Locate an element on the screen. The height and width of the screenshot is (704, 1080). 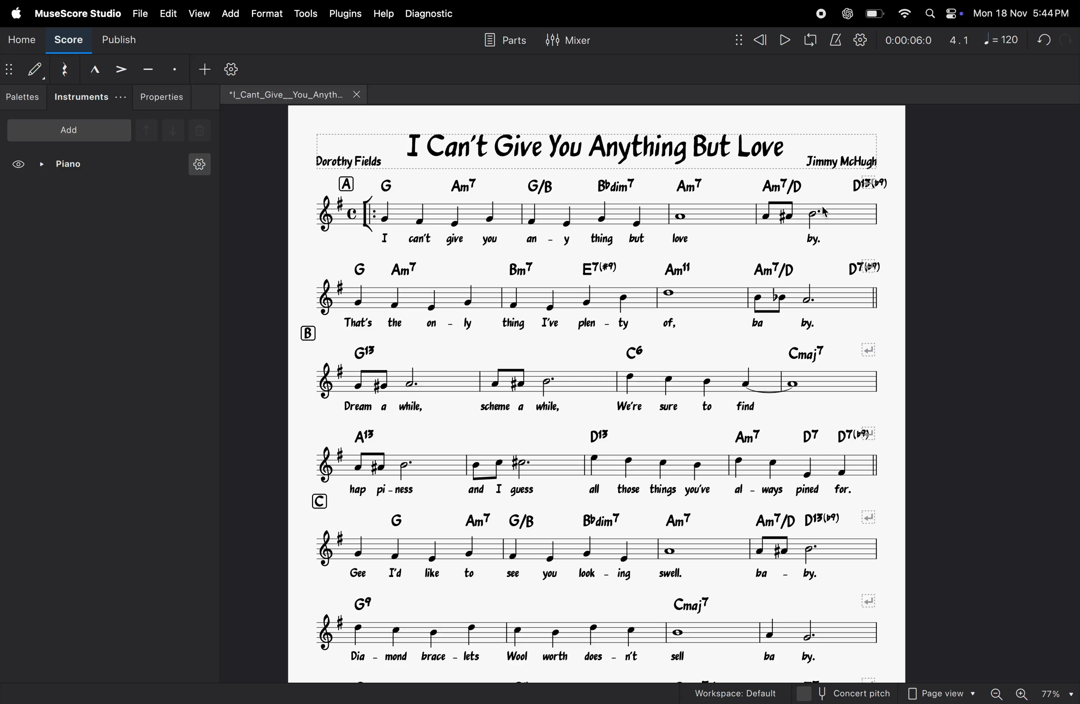
chord symbol is located at coordinates (610, 434).